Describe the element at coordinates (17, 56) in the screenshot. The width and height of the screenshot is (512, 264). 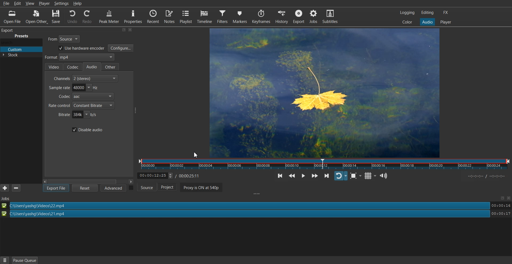
I see `Stock` at that location.